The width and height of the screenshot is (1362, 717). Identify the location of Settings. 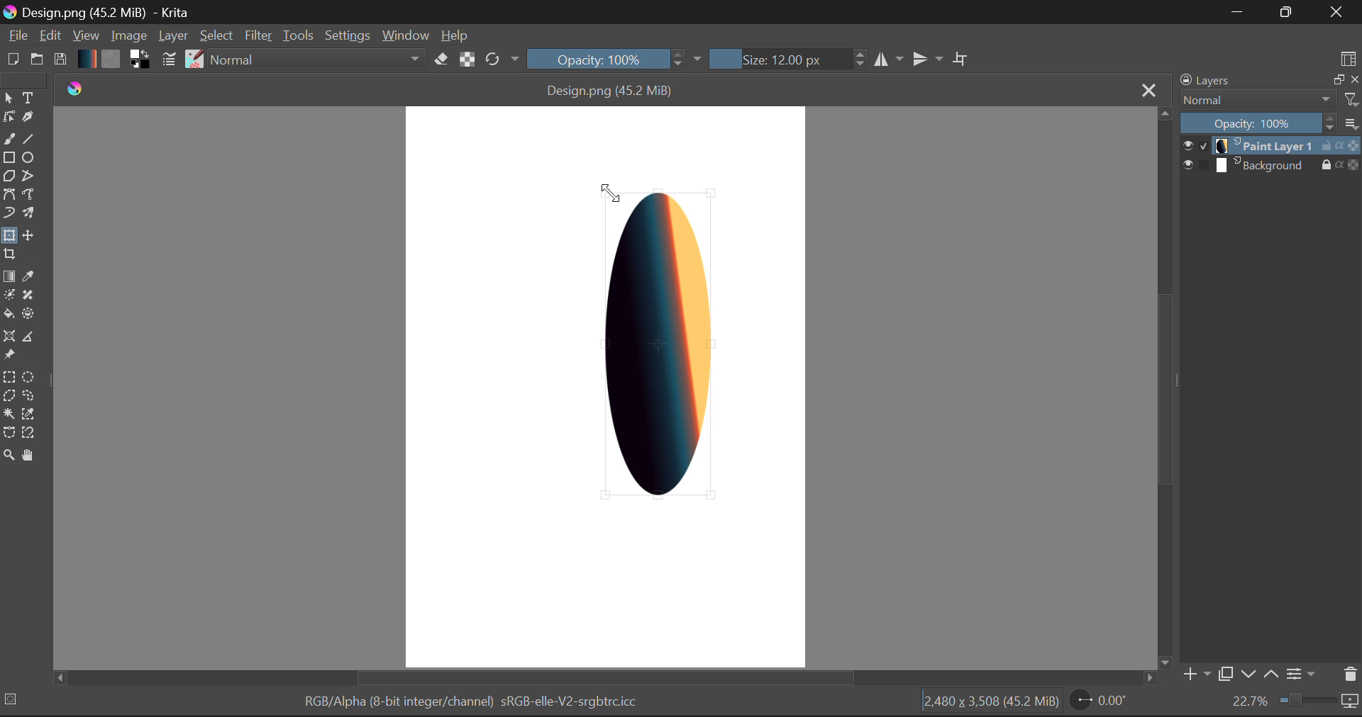
(1304, 675).